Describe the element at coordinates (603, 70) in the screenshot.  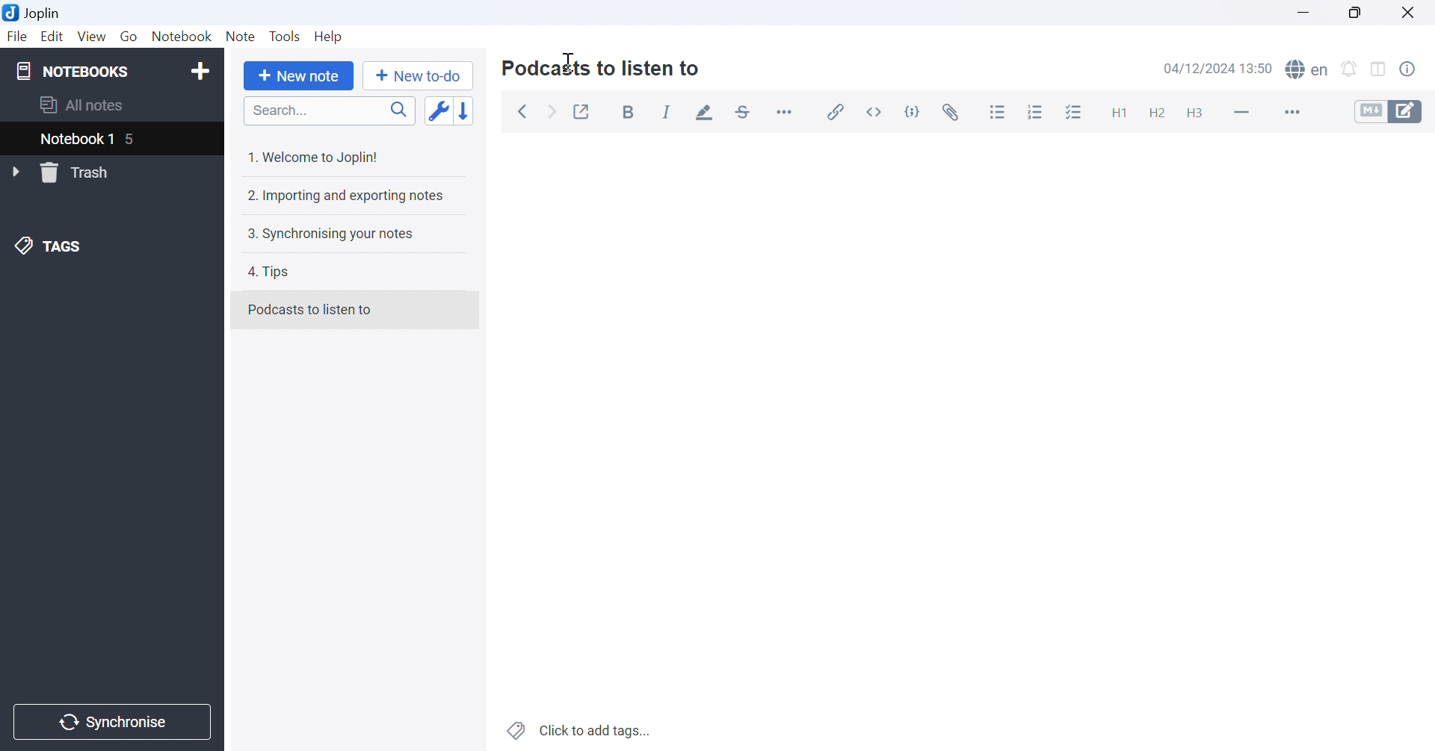
I see `Podcasts to listen to` at that location.